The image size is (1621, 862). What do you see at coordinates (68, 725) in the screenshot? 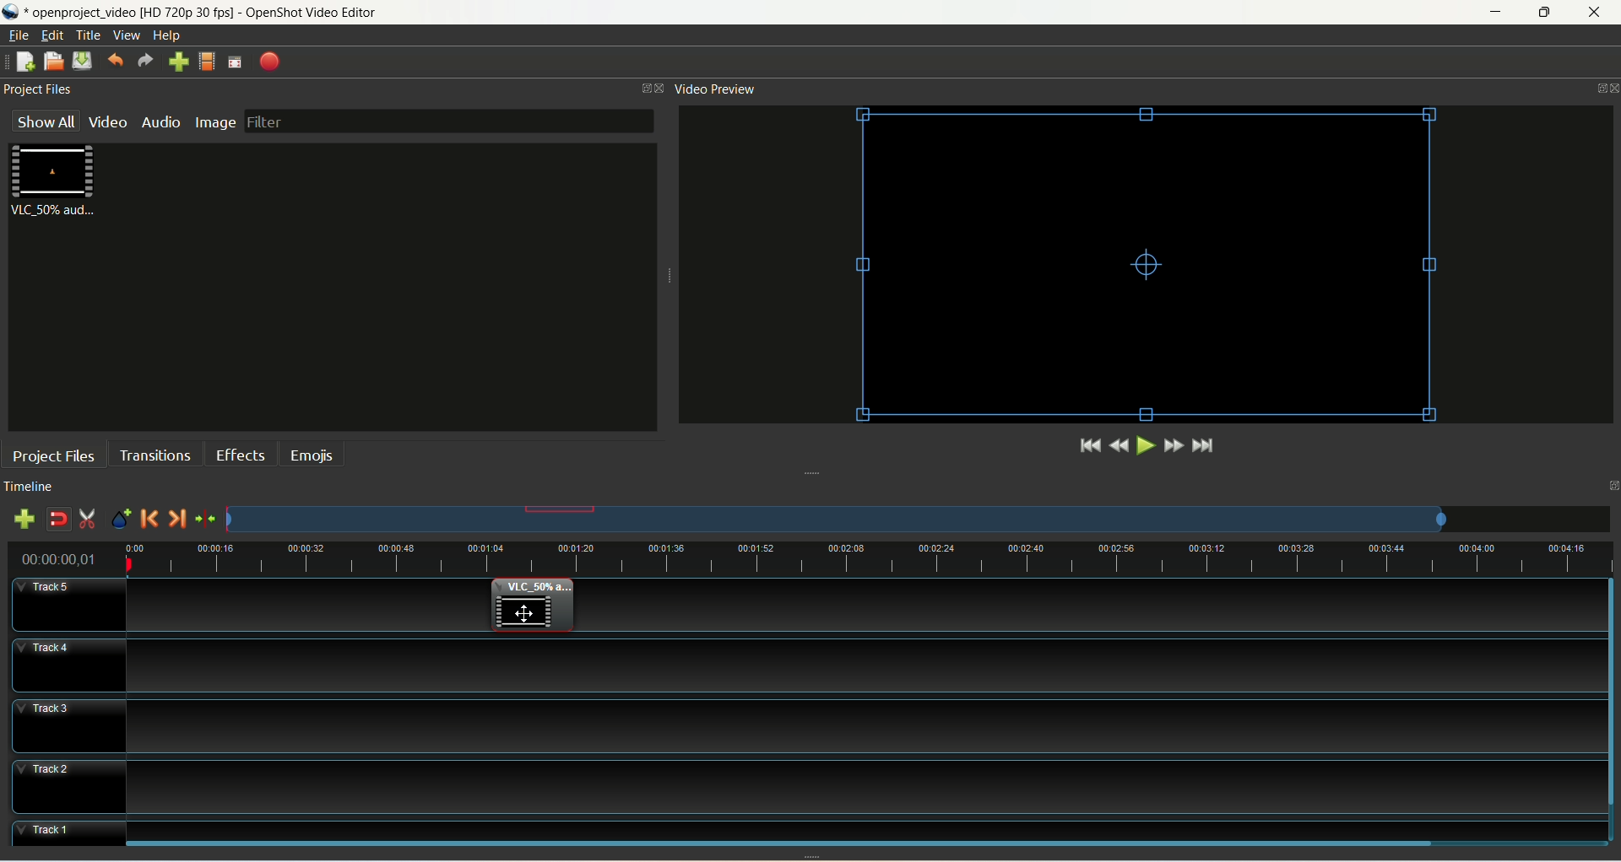
I see `track3` at bounding box center [68, 725].